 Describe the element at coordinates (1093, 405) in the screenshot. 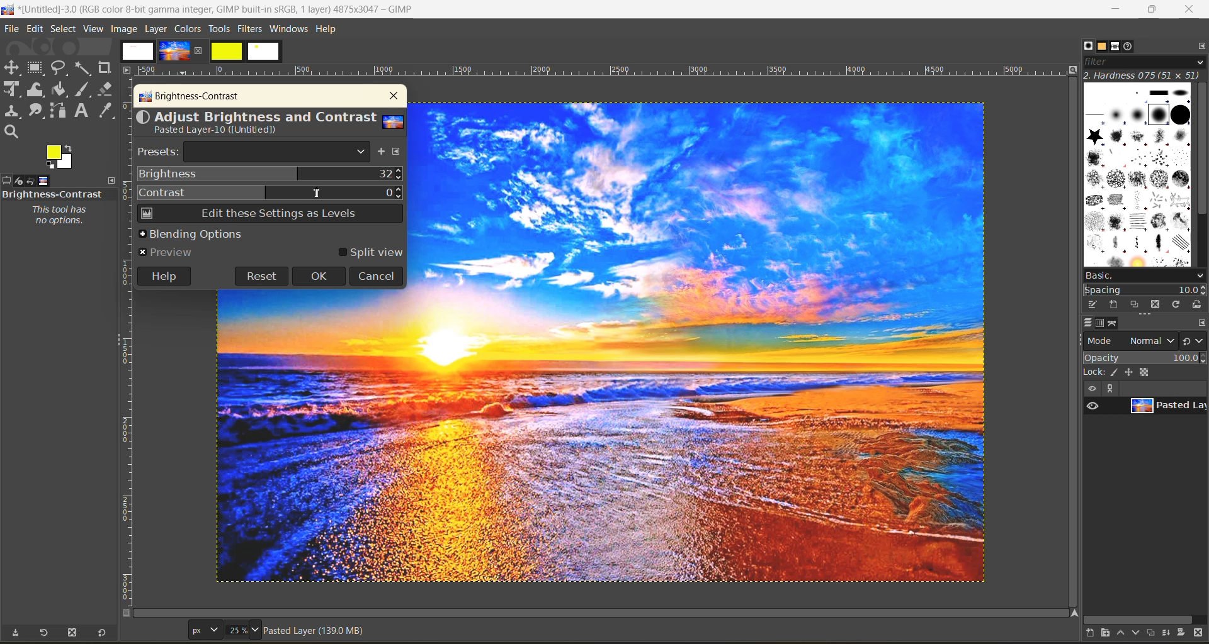

I see `preview` at that location.